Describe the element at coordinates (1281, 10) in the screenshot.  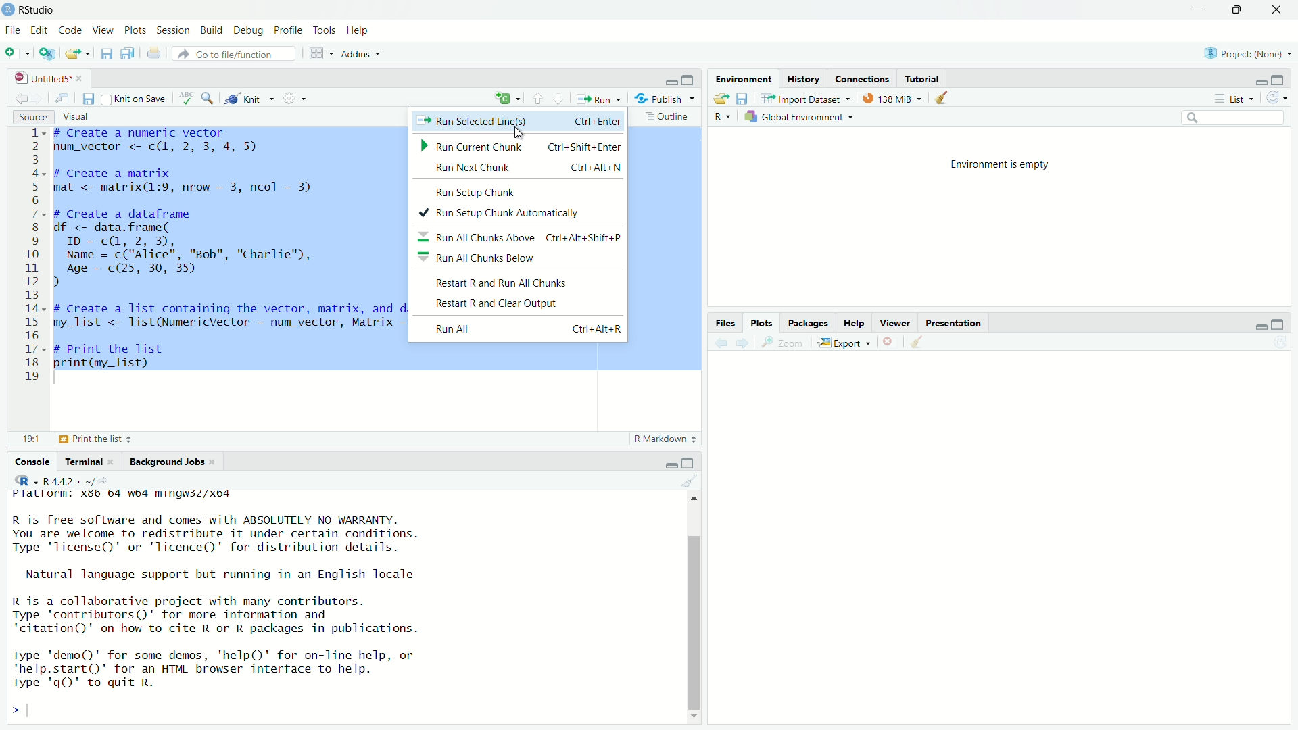
I see `close` at that location.